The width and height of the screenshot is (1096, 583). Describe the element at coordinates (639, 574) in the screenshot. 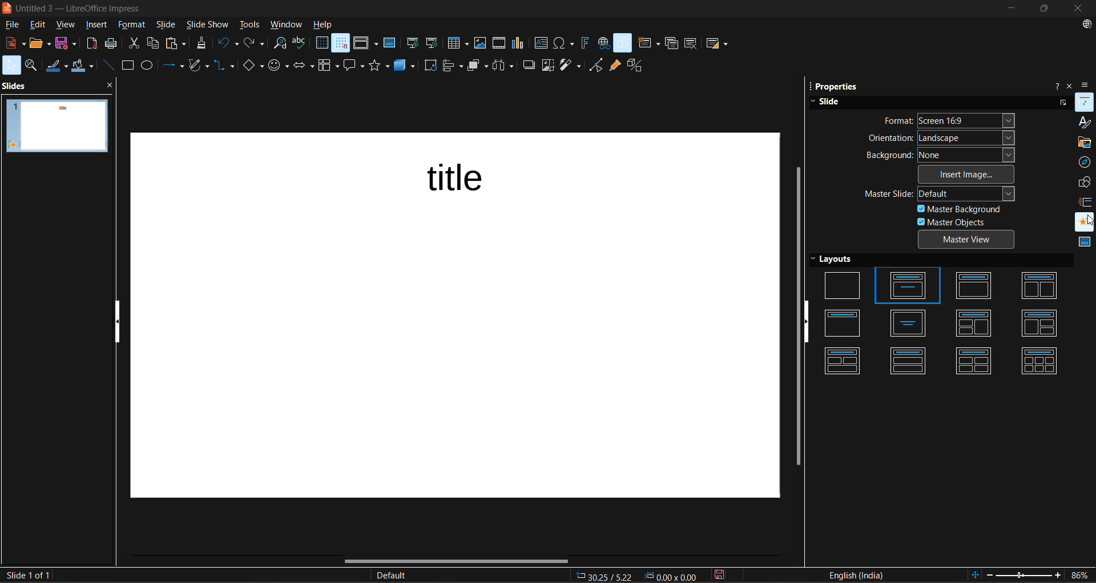

I see `co ordininates` at that location.